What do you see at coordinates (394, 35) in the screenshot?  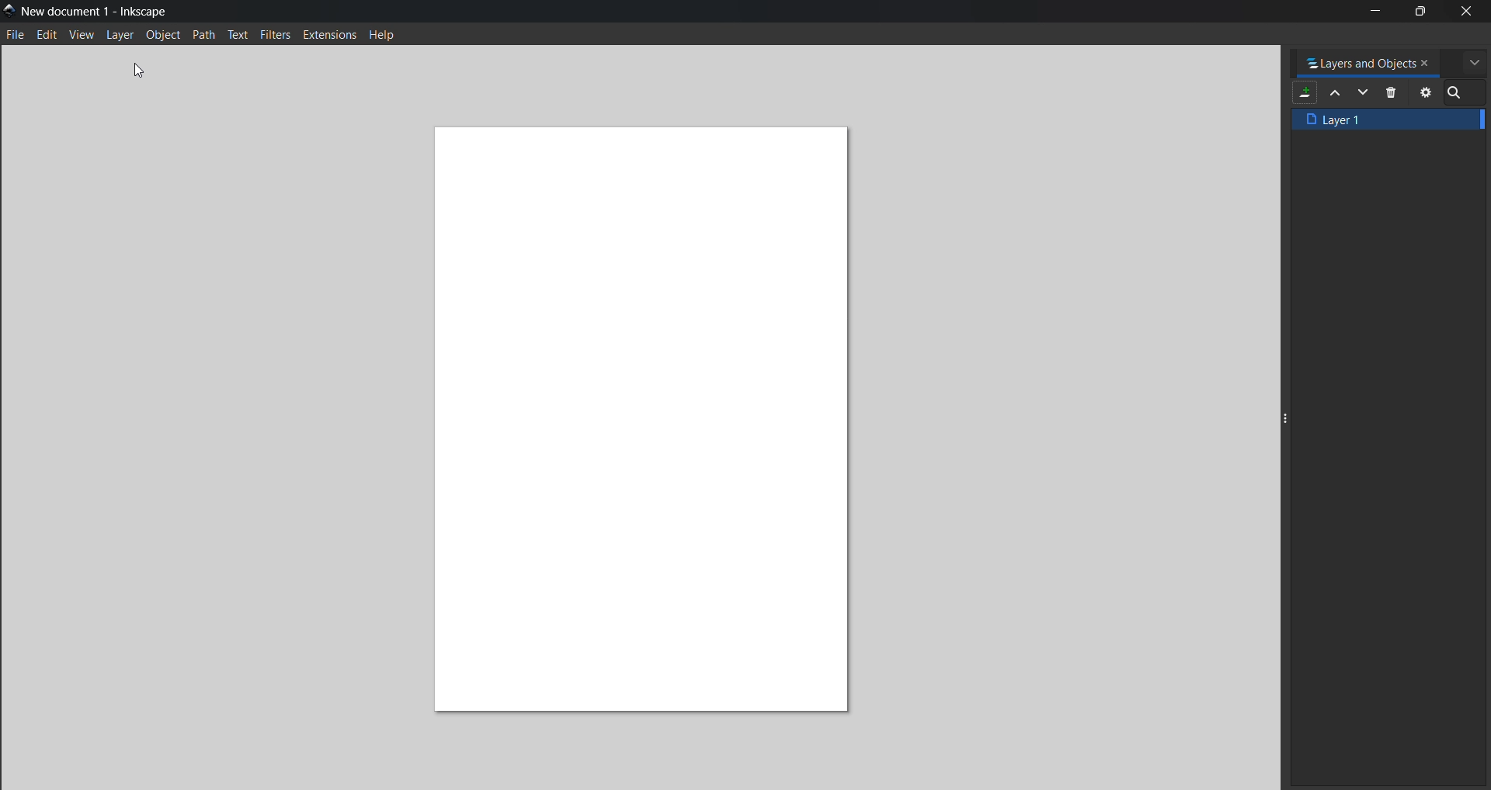 I see `Help` at bounding box center [394, 35].